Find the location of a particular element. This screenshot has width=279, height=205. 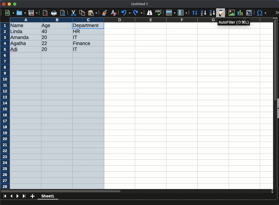

last page is located at coordinates (24, 197).